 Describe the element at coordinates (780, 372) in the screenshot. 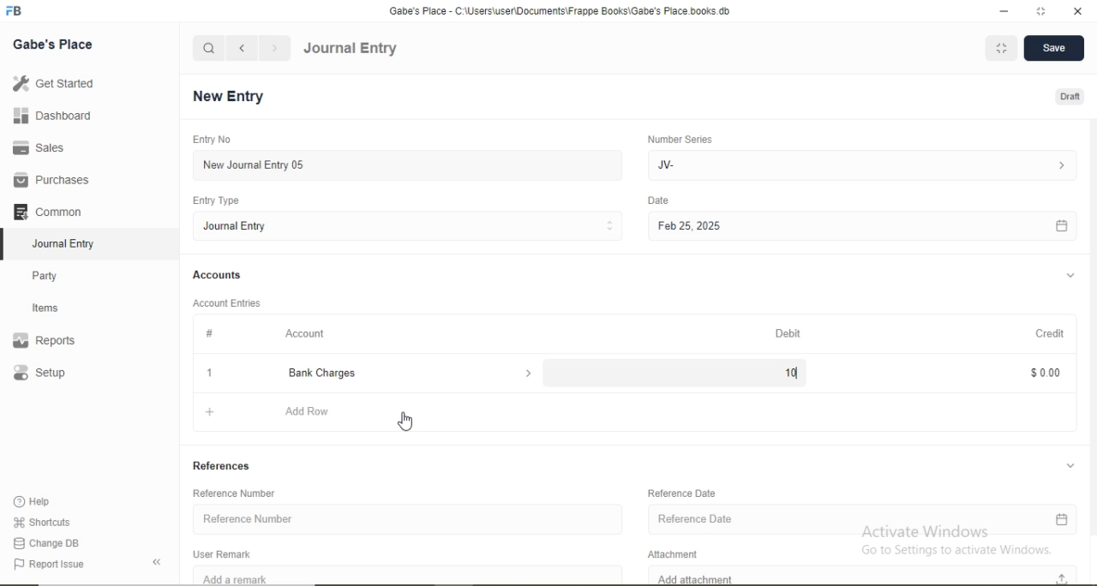

I see `10` at that location.